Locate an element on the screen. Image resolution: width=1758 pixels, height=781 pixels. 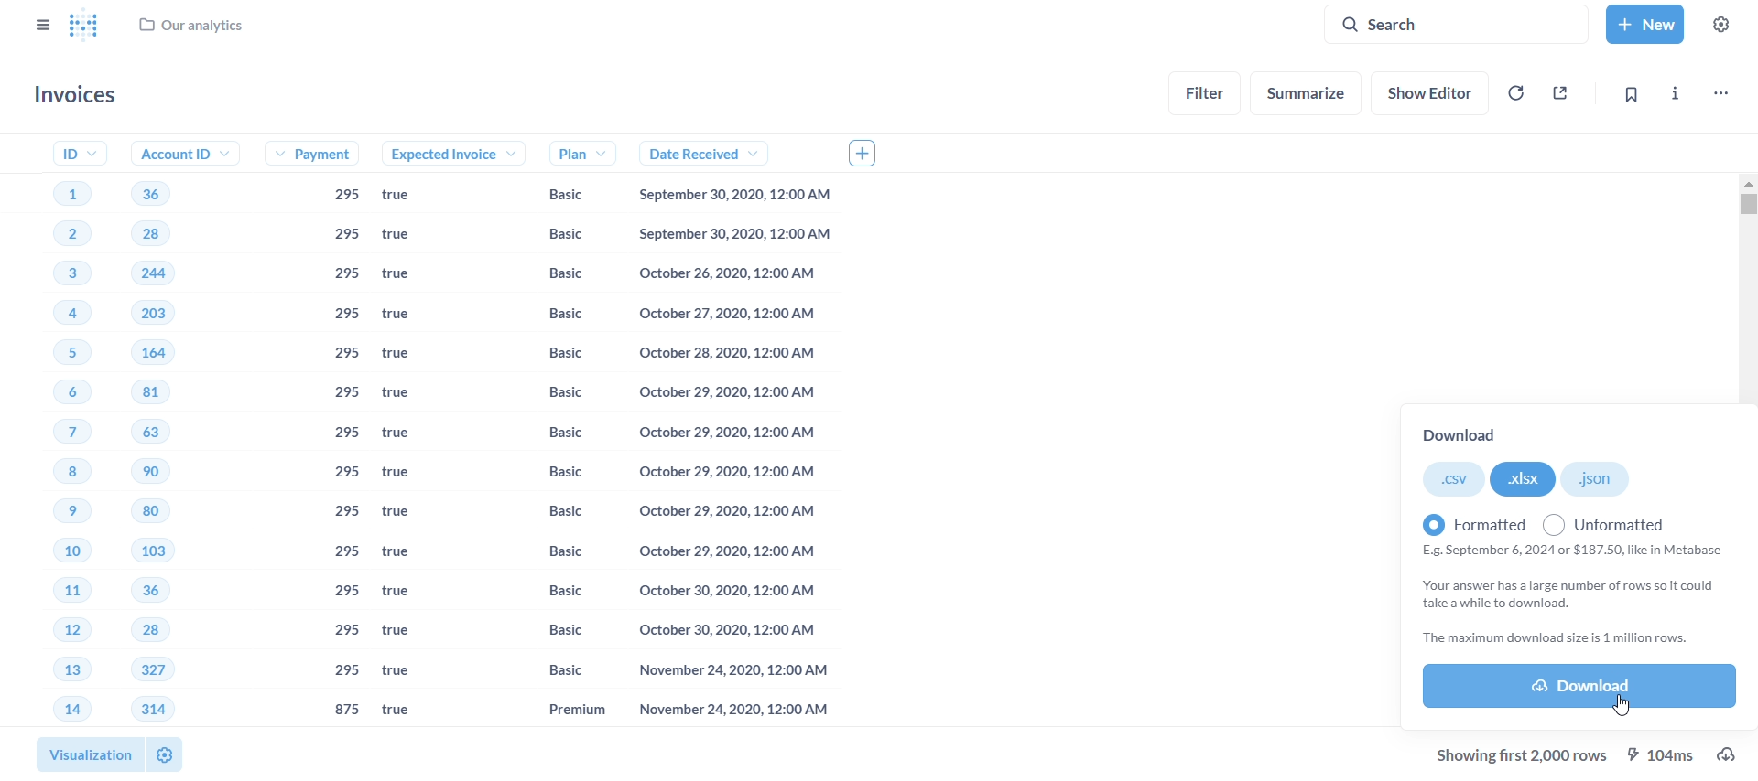
7 is located at coordinates (53, 433).